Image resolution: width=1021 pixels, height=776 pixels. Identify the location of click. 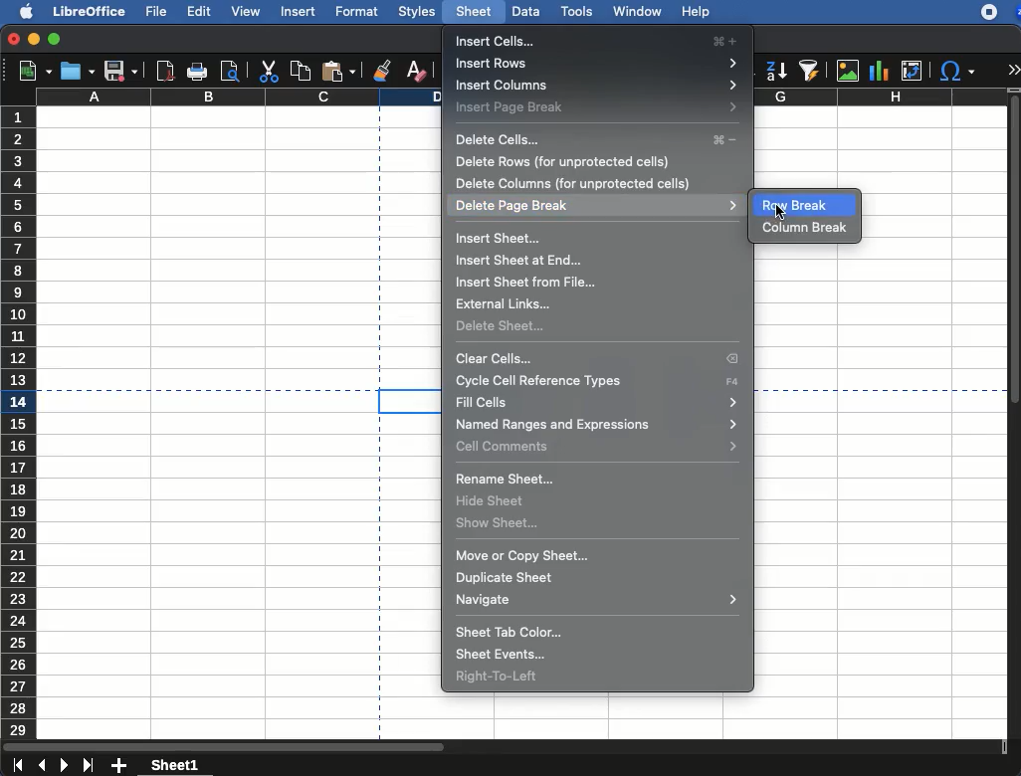
(781, 211).